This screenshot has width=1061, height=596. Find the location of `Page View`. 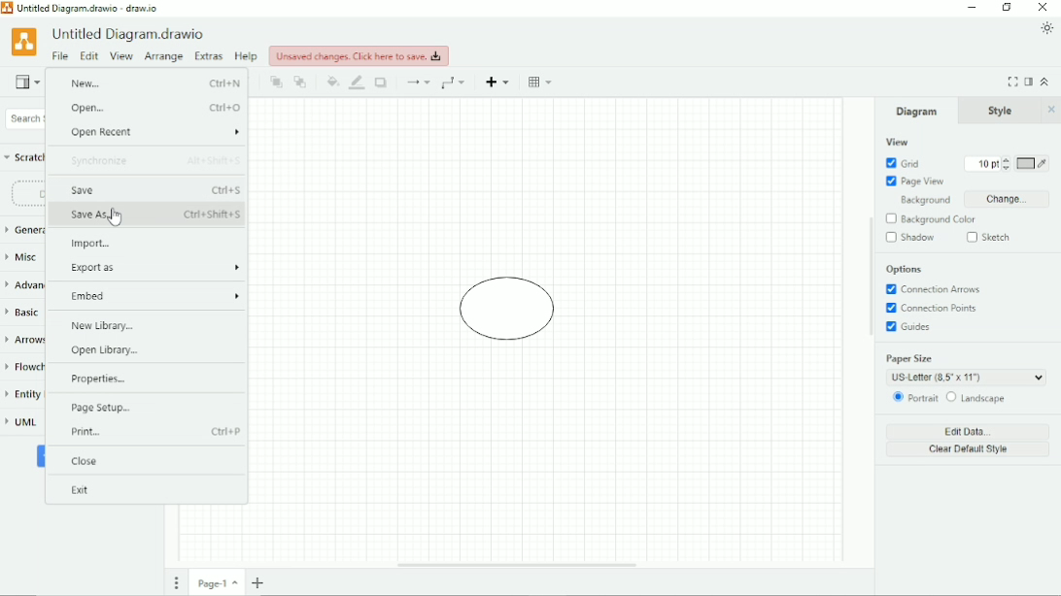

Page View is located at coordinates (914, 181).